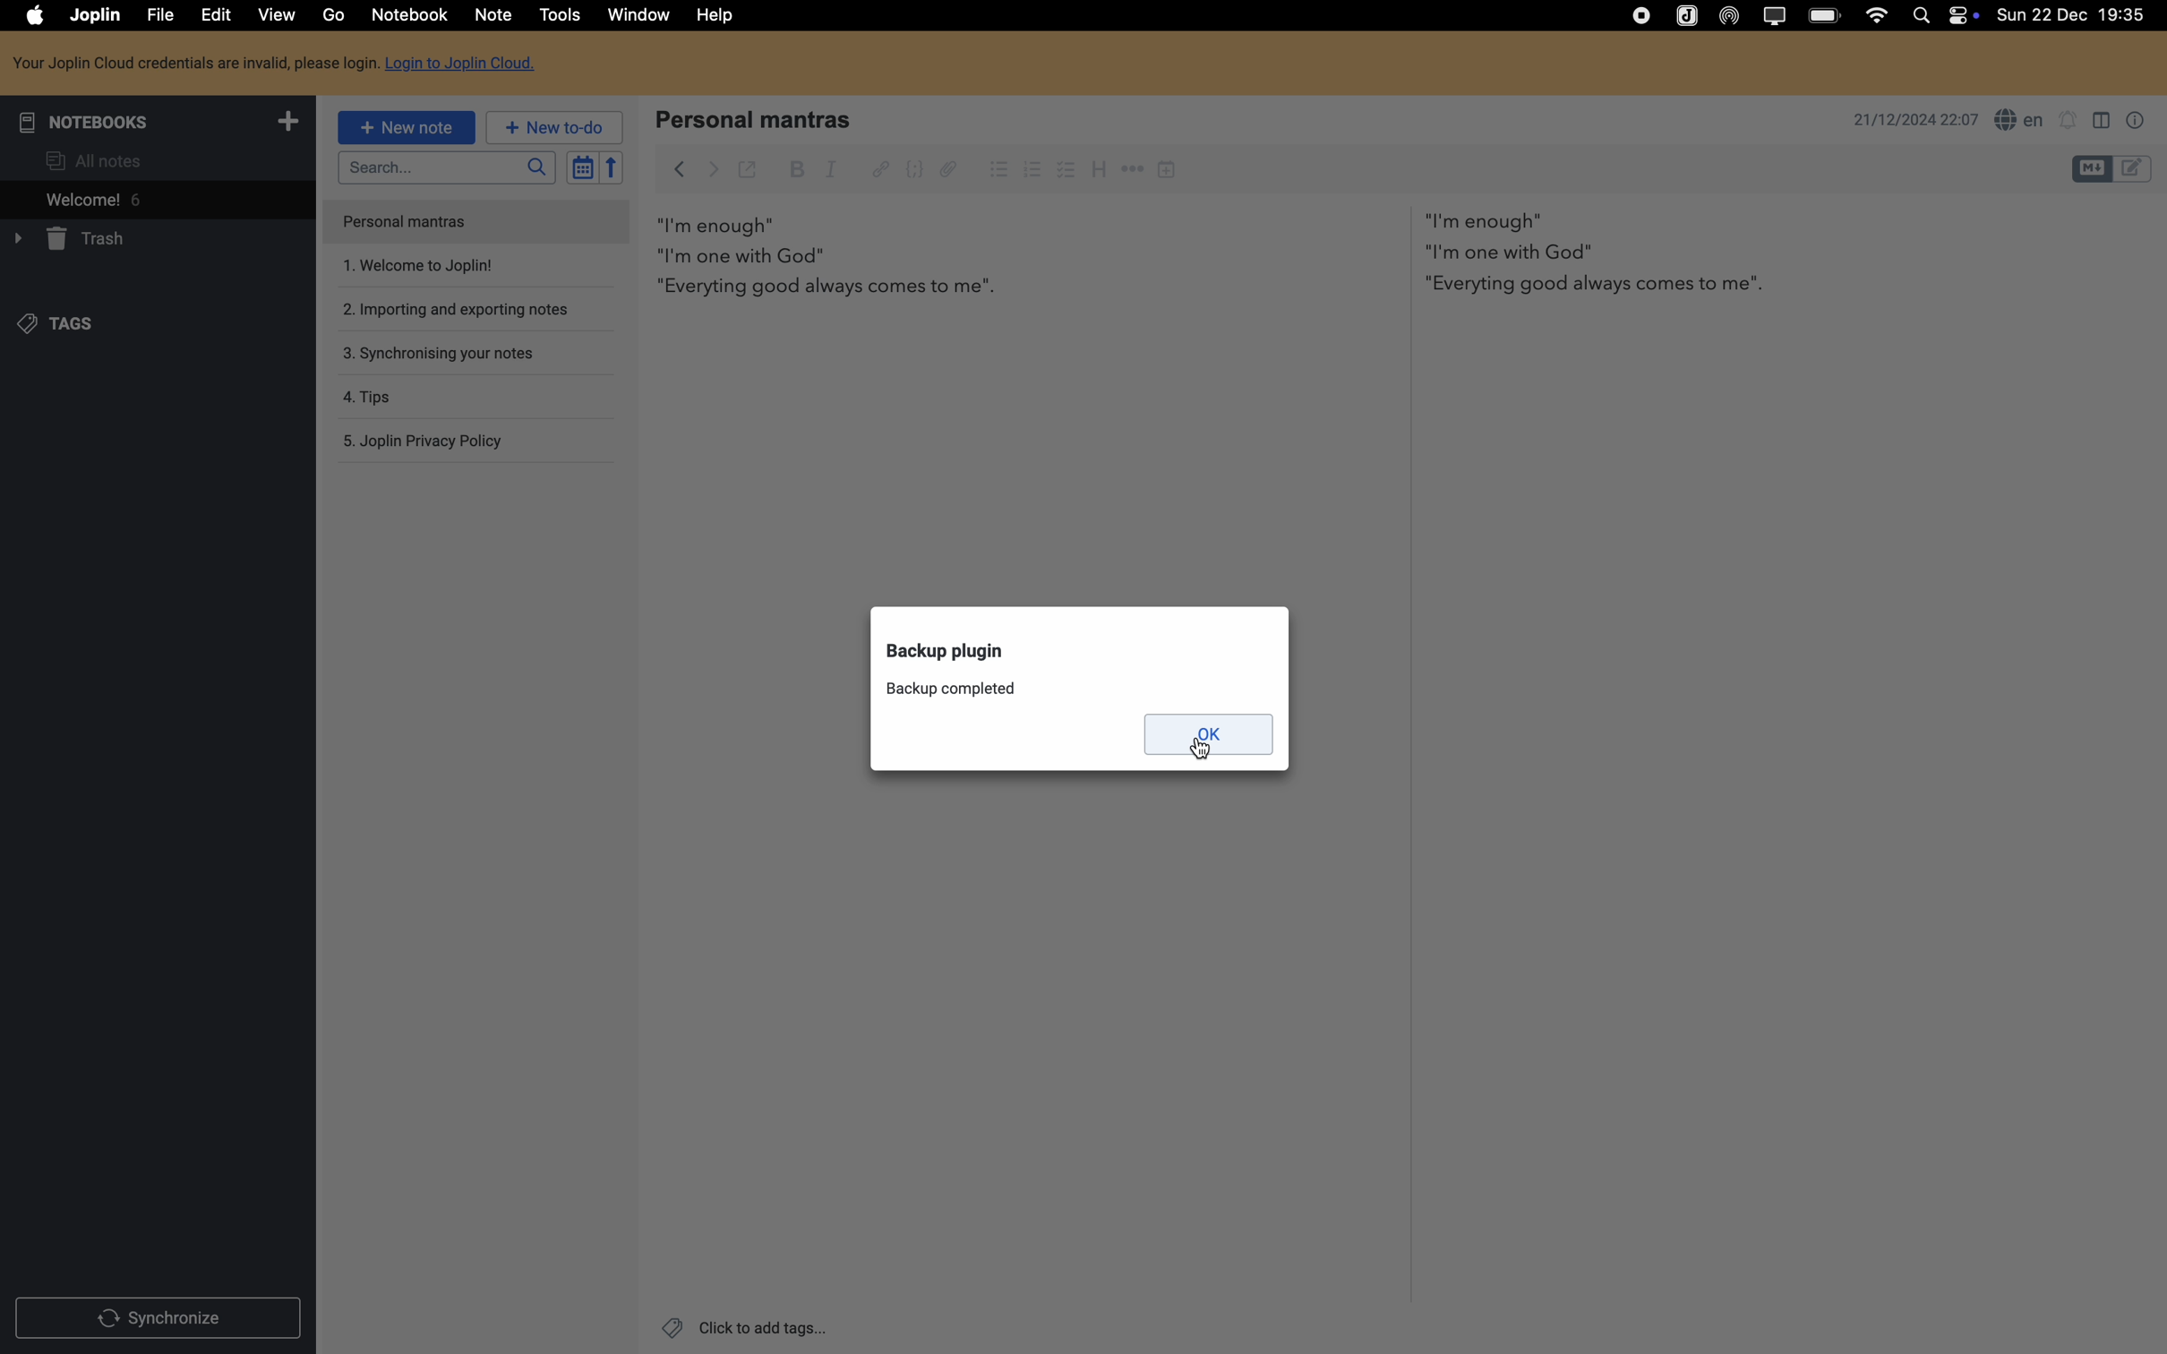  Describe the element at coordinates (946, 649) in the screenshot. I see `backup plugin` at that location.